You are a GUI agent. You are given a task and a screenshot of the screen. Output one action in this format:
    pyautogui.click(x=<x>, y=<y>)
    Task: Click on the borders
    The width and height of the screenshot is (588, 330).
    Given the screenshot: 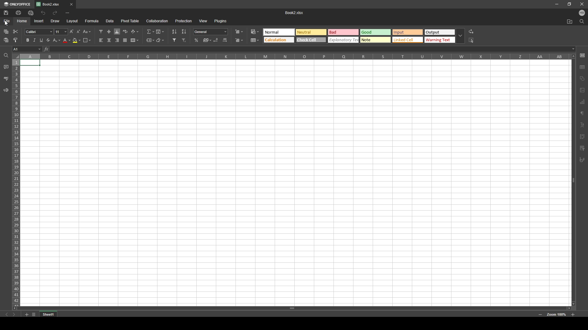 What is the action you would take?
    pyautogui.click(x=87, y=40)
    